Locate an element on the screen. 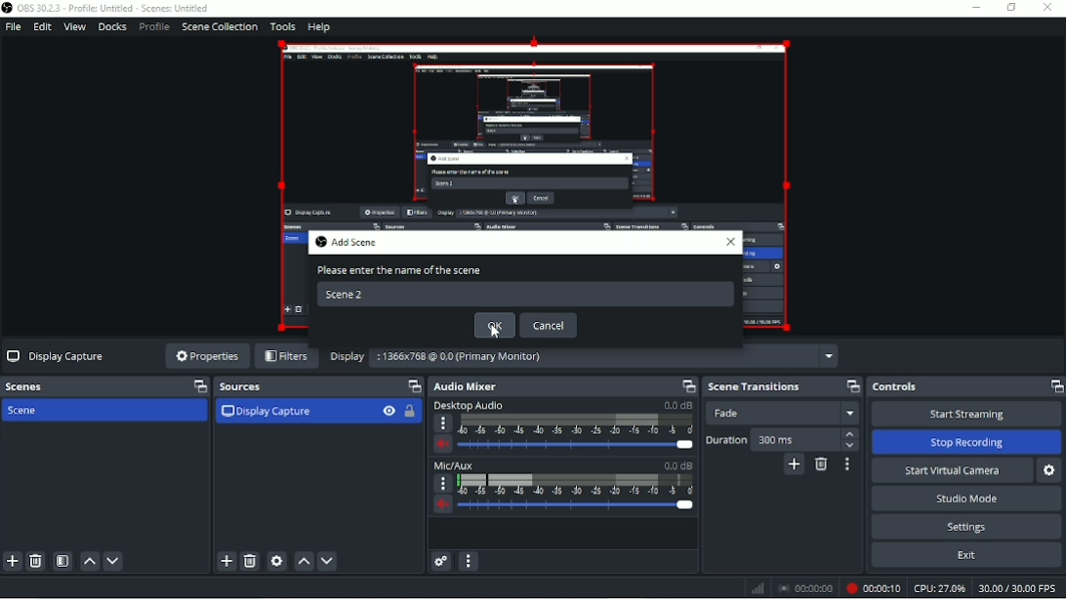 The image size is (1066, 599). Slider is located at coordinates (577, 446).